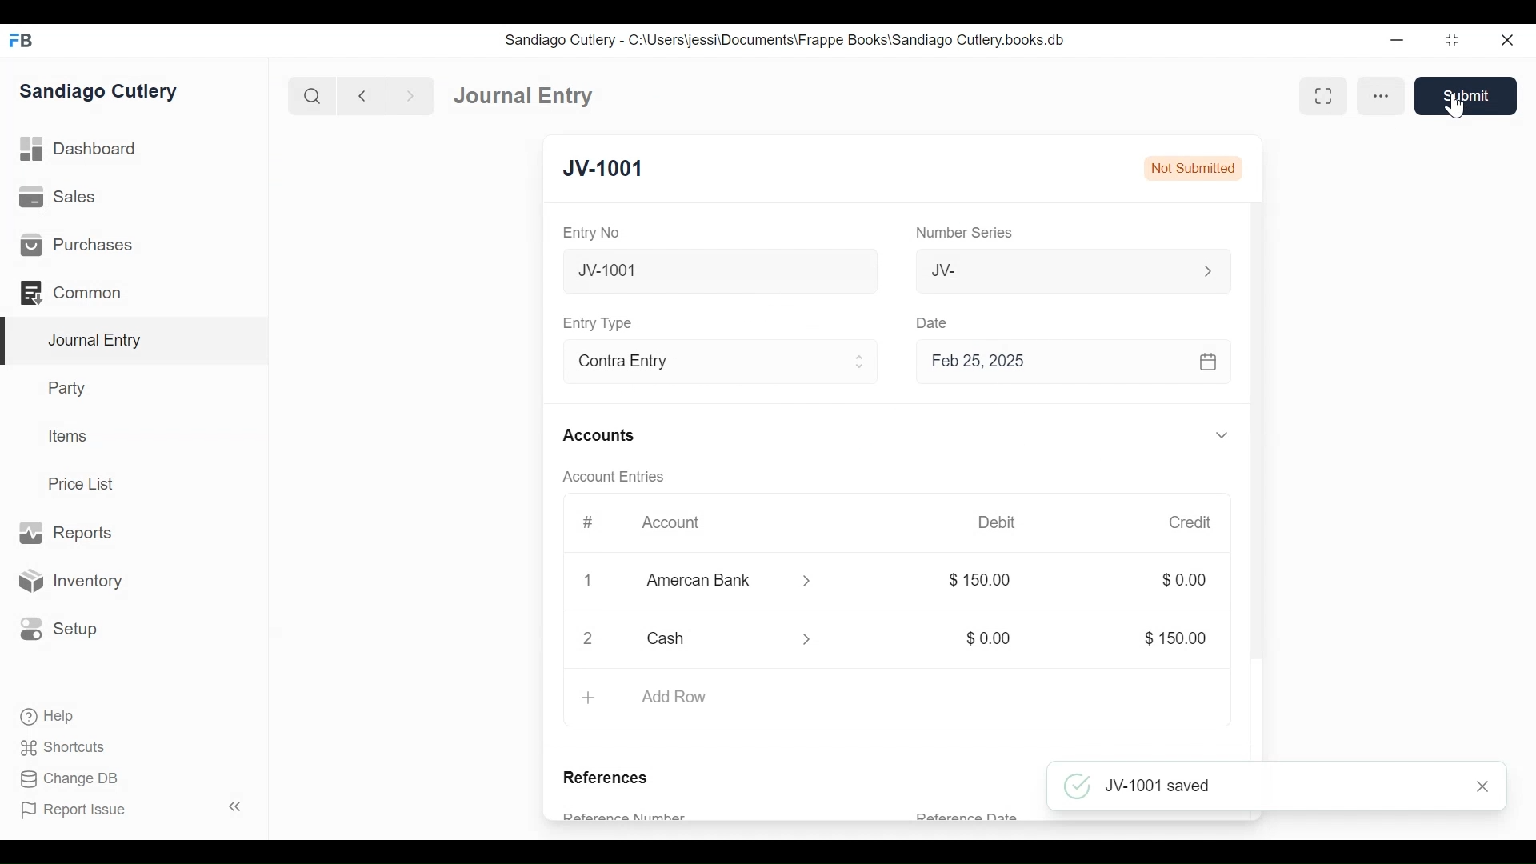 The width and height of the screenshot is (1536, 864). I want to click on minimize, so click(1398, 39).